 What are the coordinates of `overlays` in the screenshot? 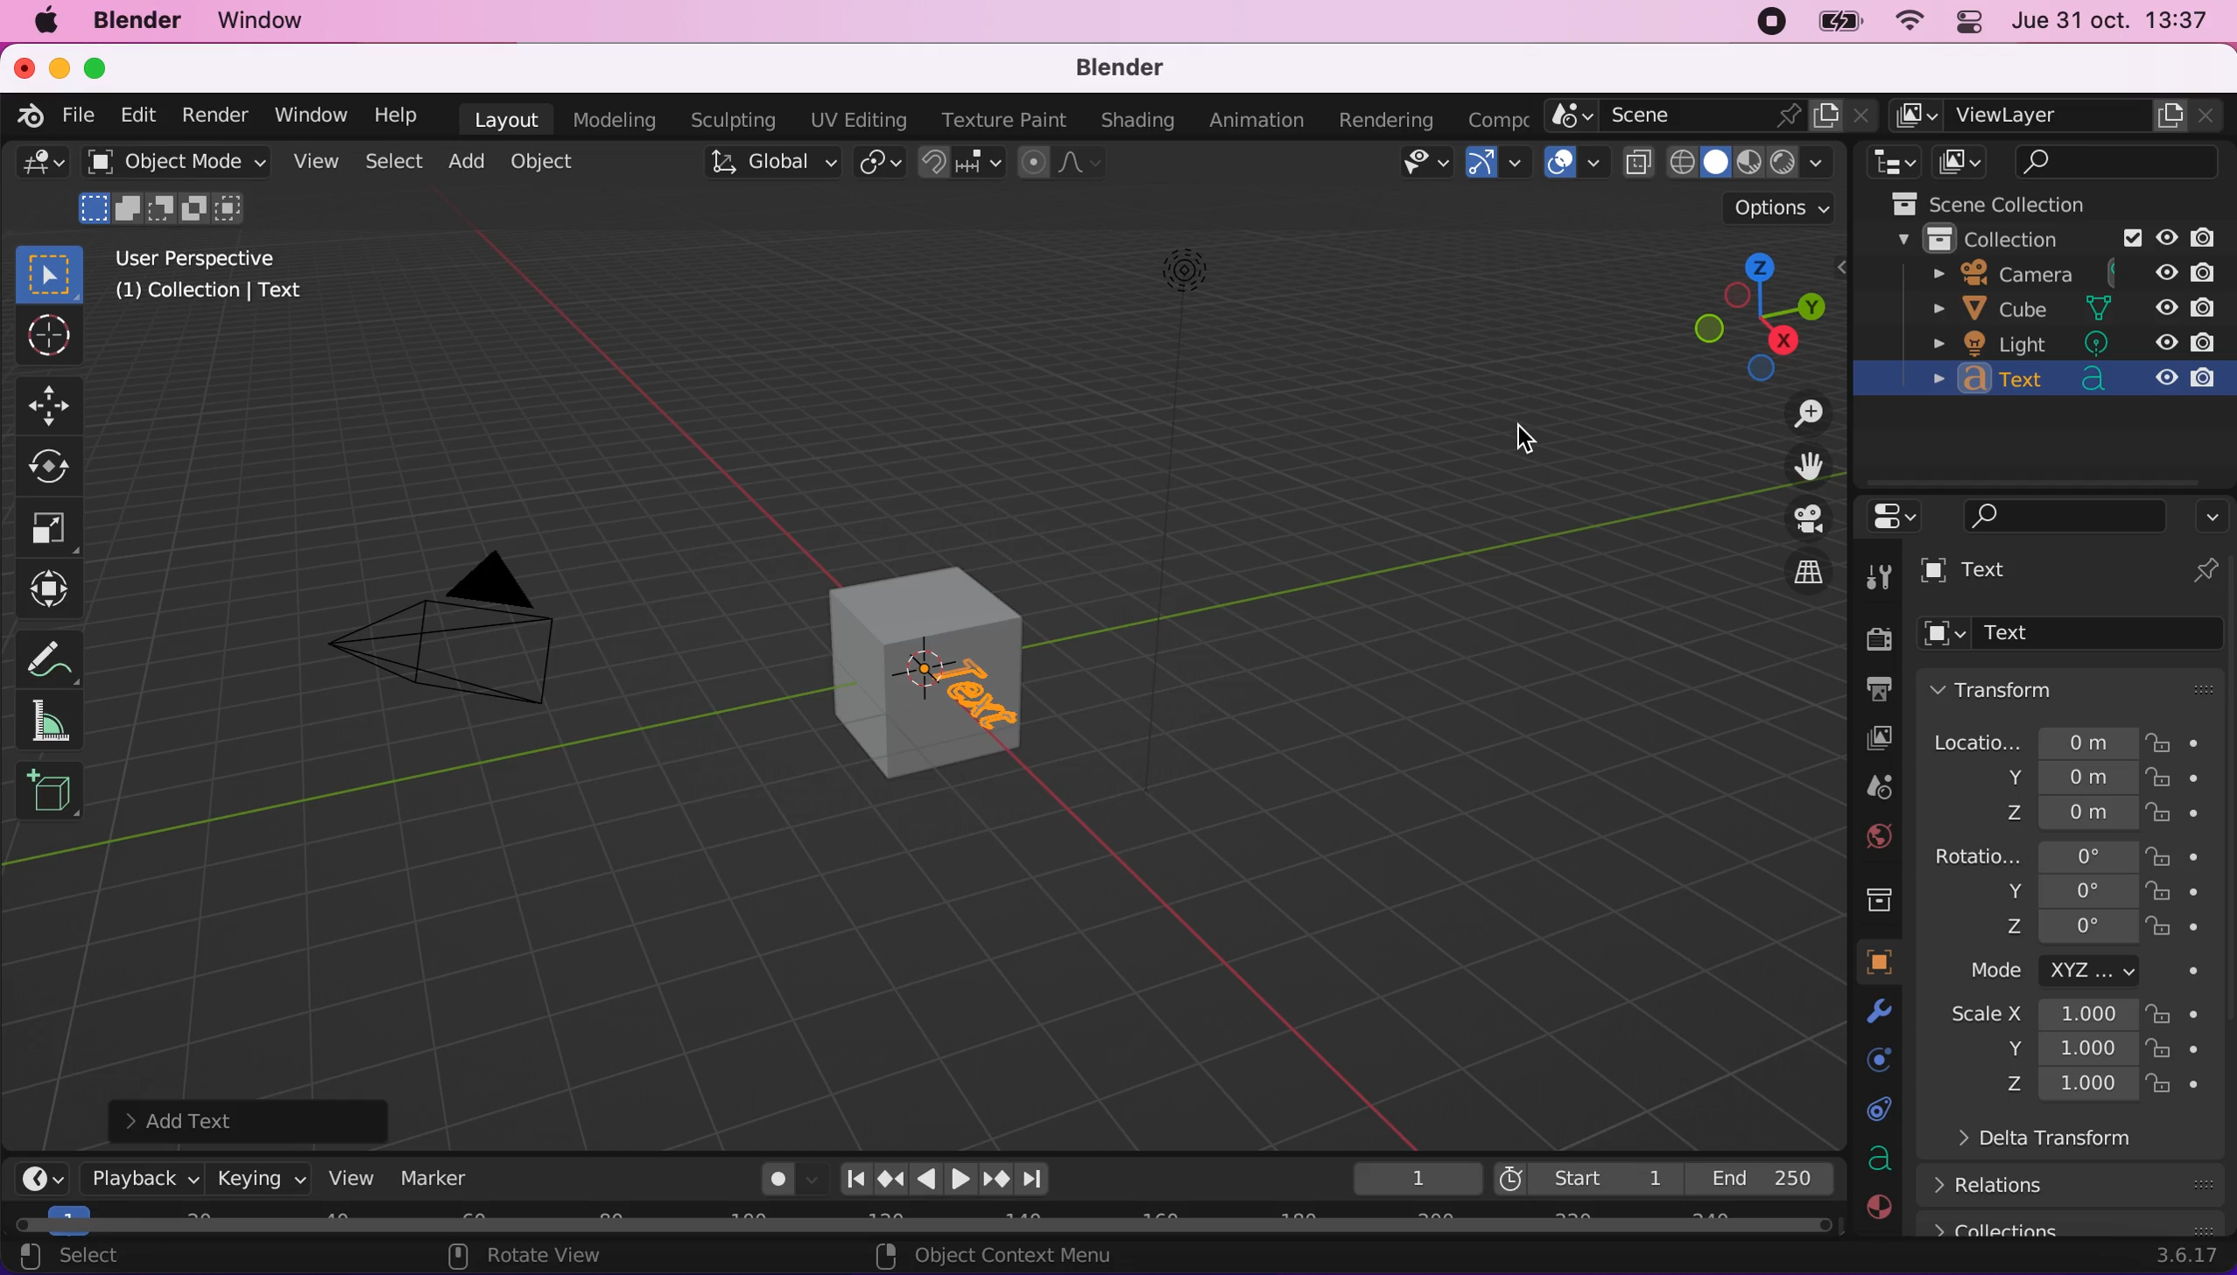 It's located at (1570, 162).